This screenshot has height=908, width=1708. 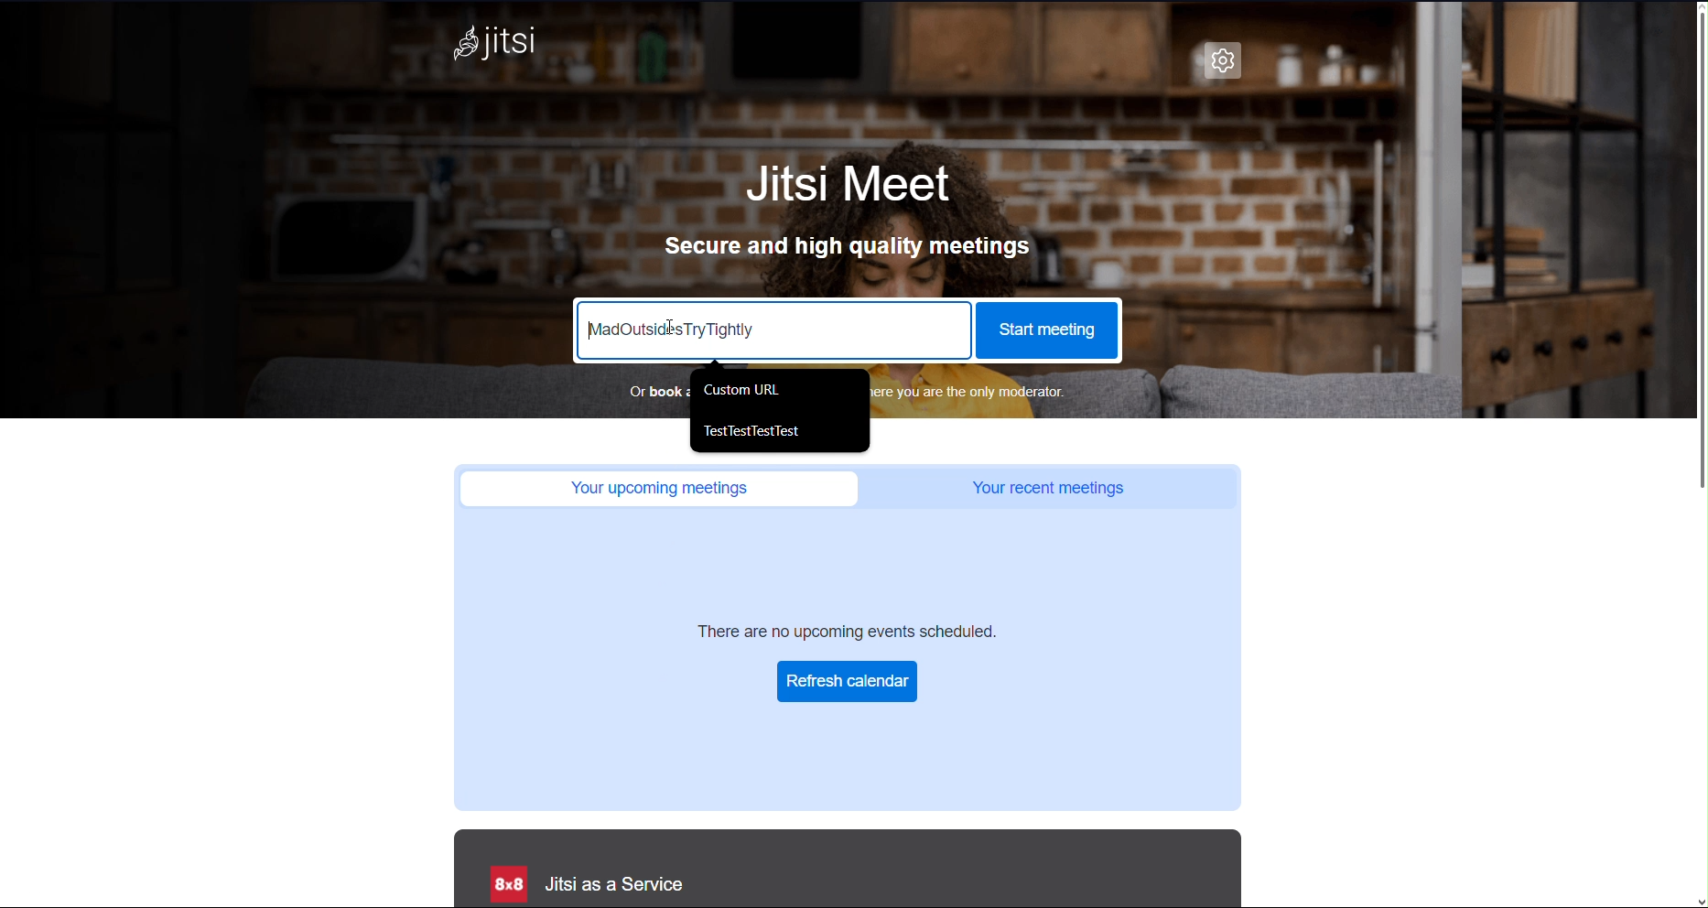 What do you see at coordinates (756, 433) in the screenshot?
I see `TestTestTestTest` at bounding box center [756, 433].